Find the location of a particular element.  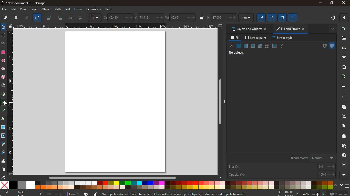

blend mode is located at coordinates (312, 157).